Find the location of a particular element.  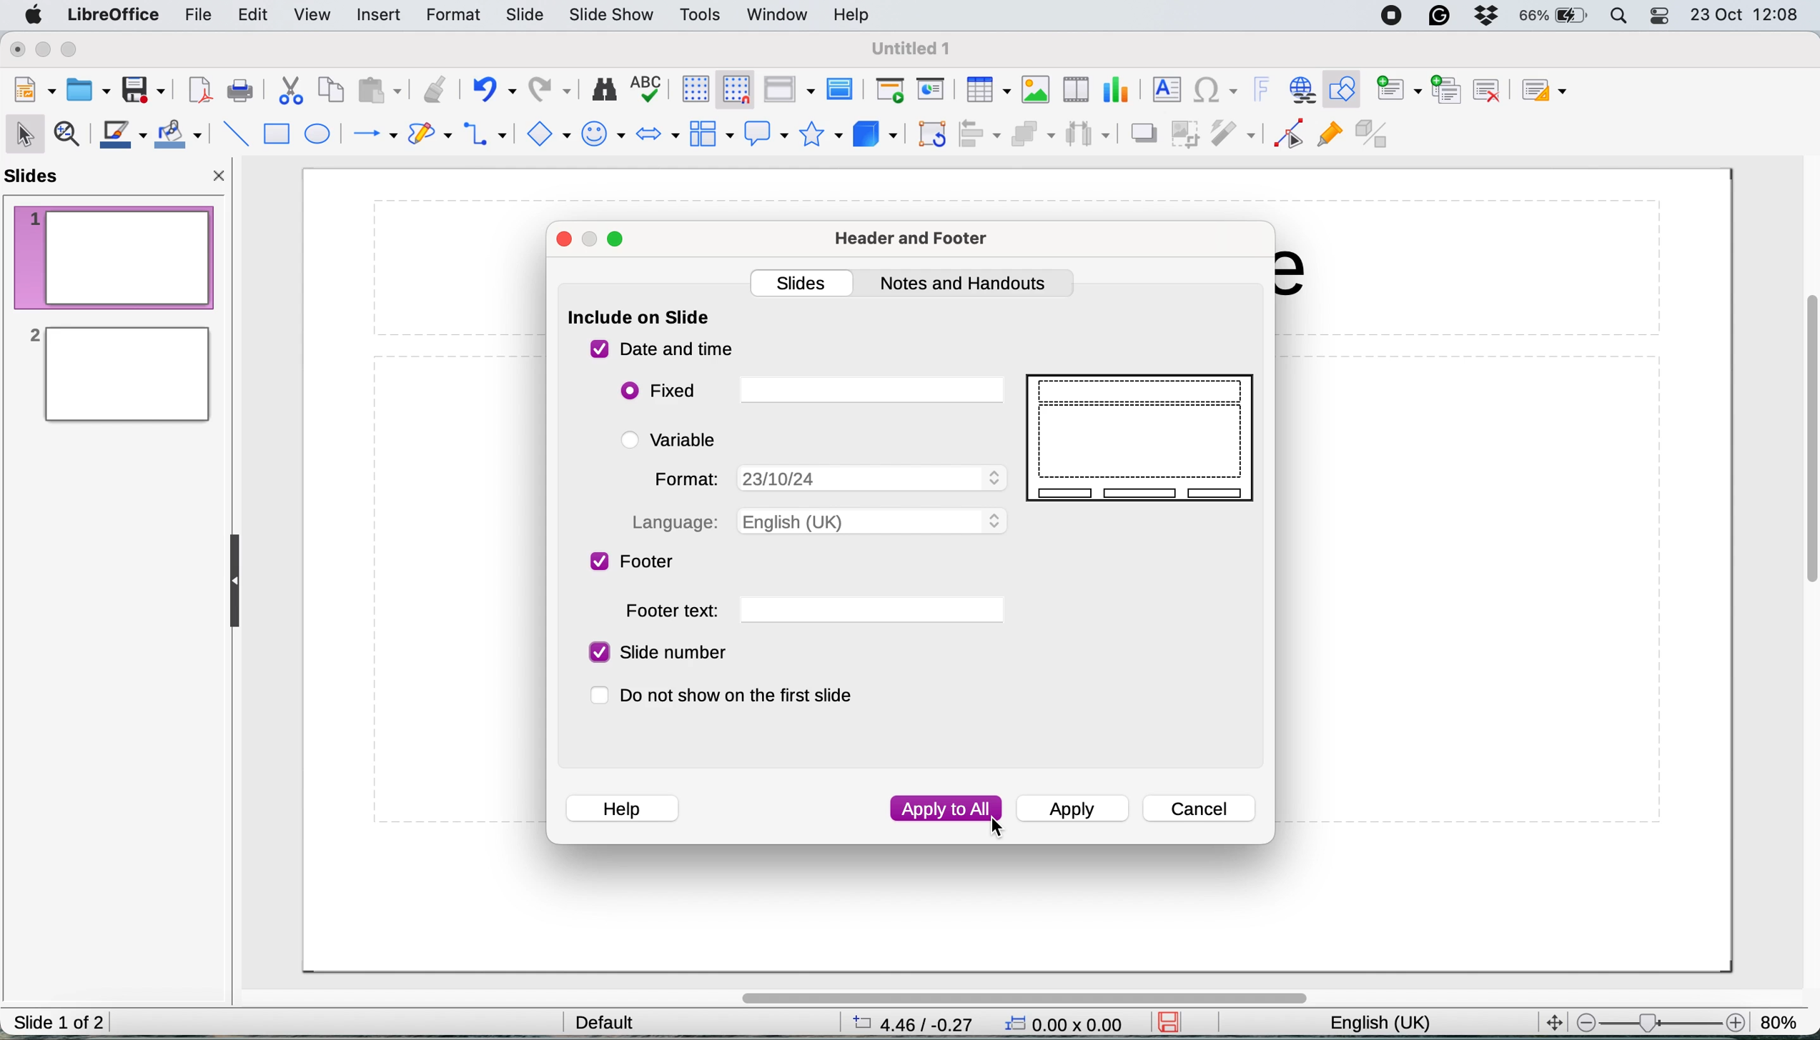

slide 2 is located at coordinates (117, 374).